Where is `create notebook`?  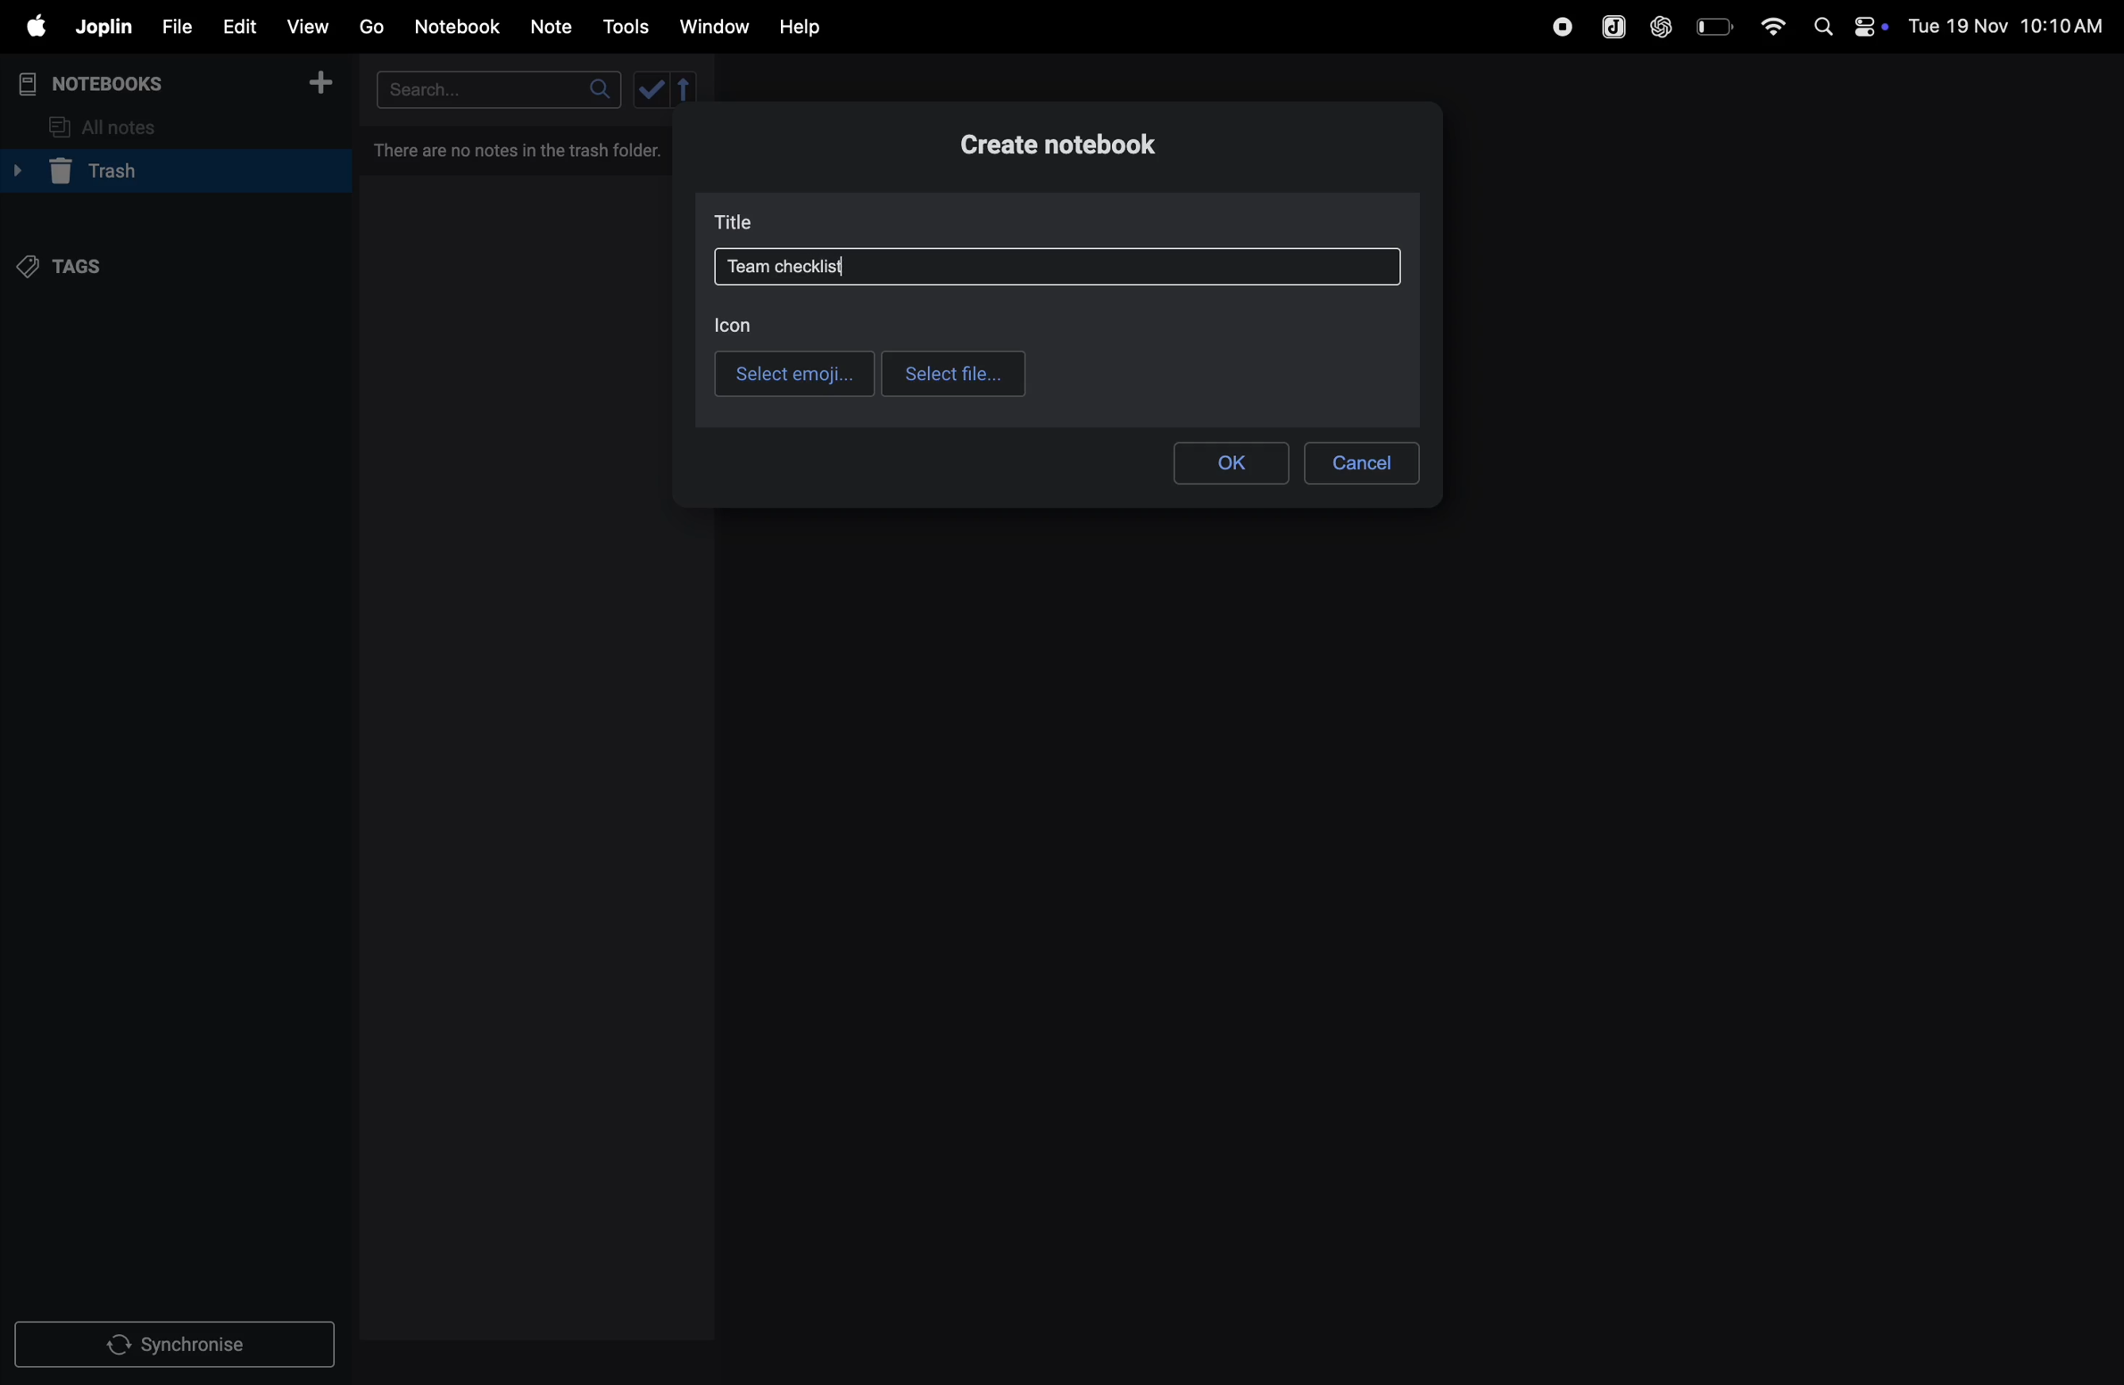
create notebook is located at coordinates (1074, 149).